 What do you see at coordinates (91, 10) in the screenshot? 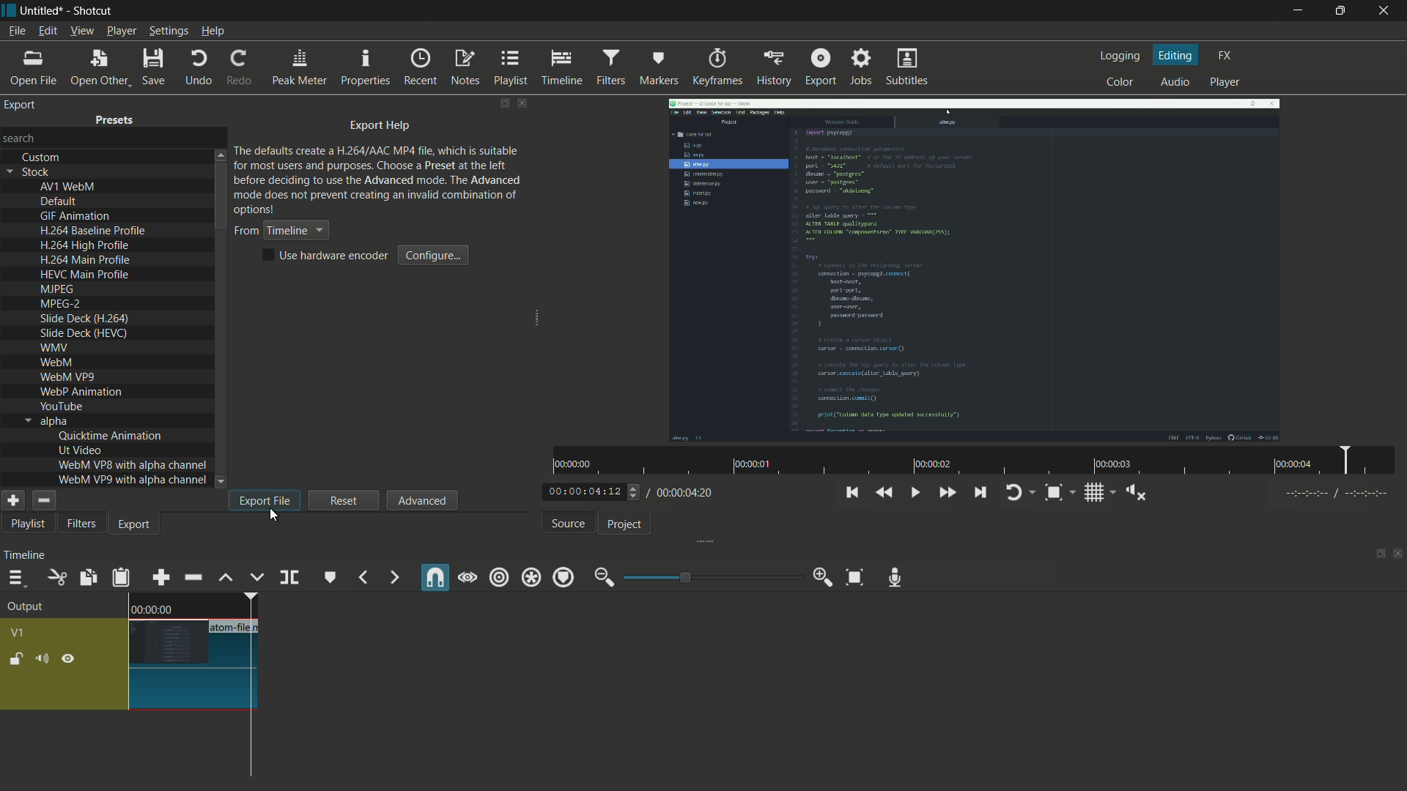
I see `app name` at bounding box center [91, 10].